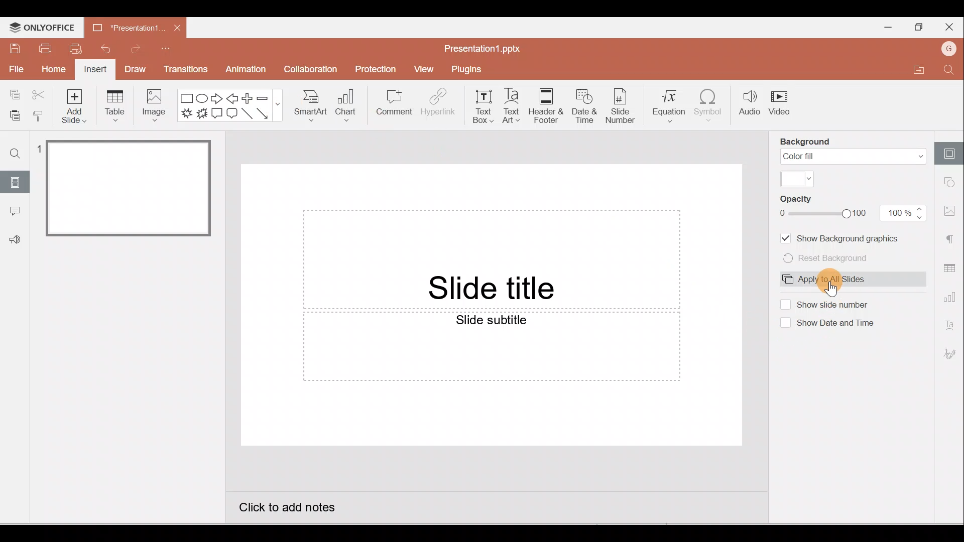 This screenshot has width=964, height=542. I want to click on Audio, so click(749, 105).